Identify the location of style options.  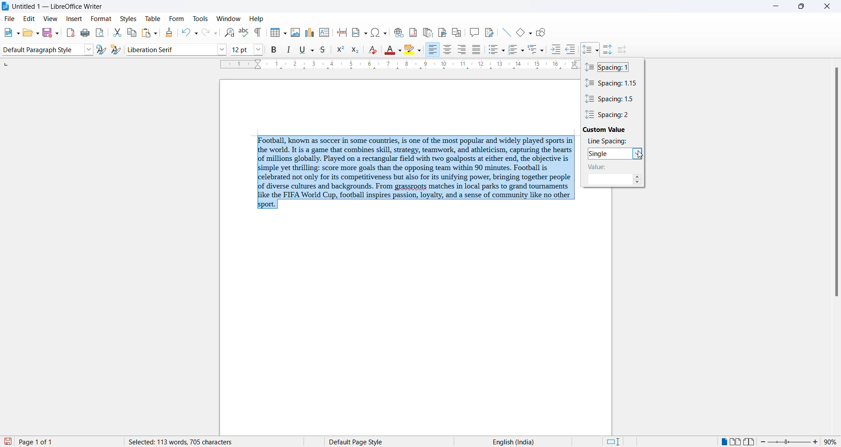
(90, 49).